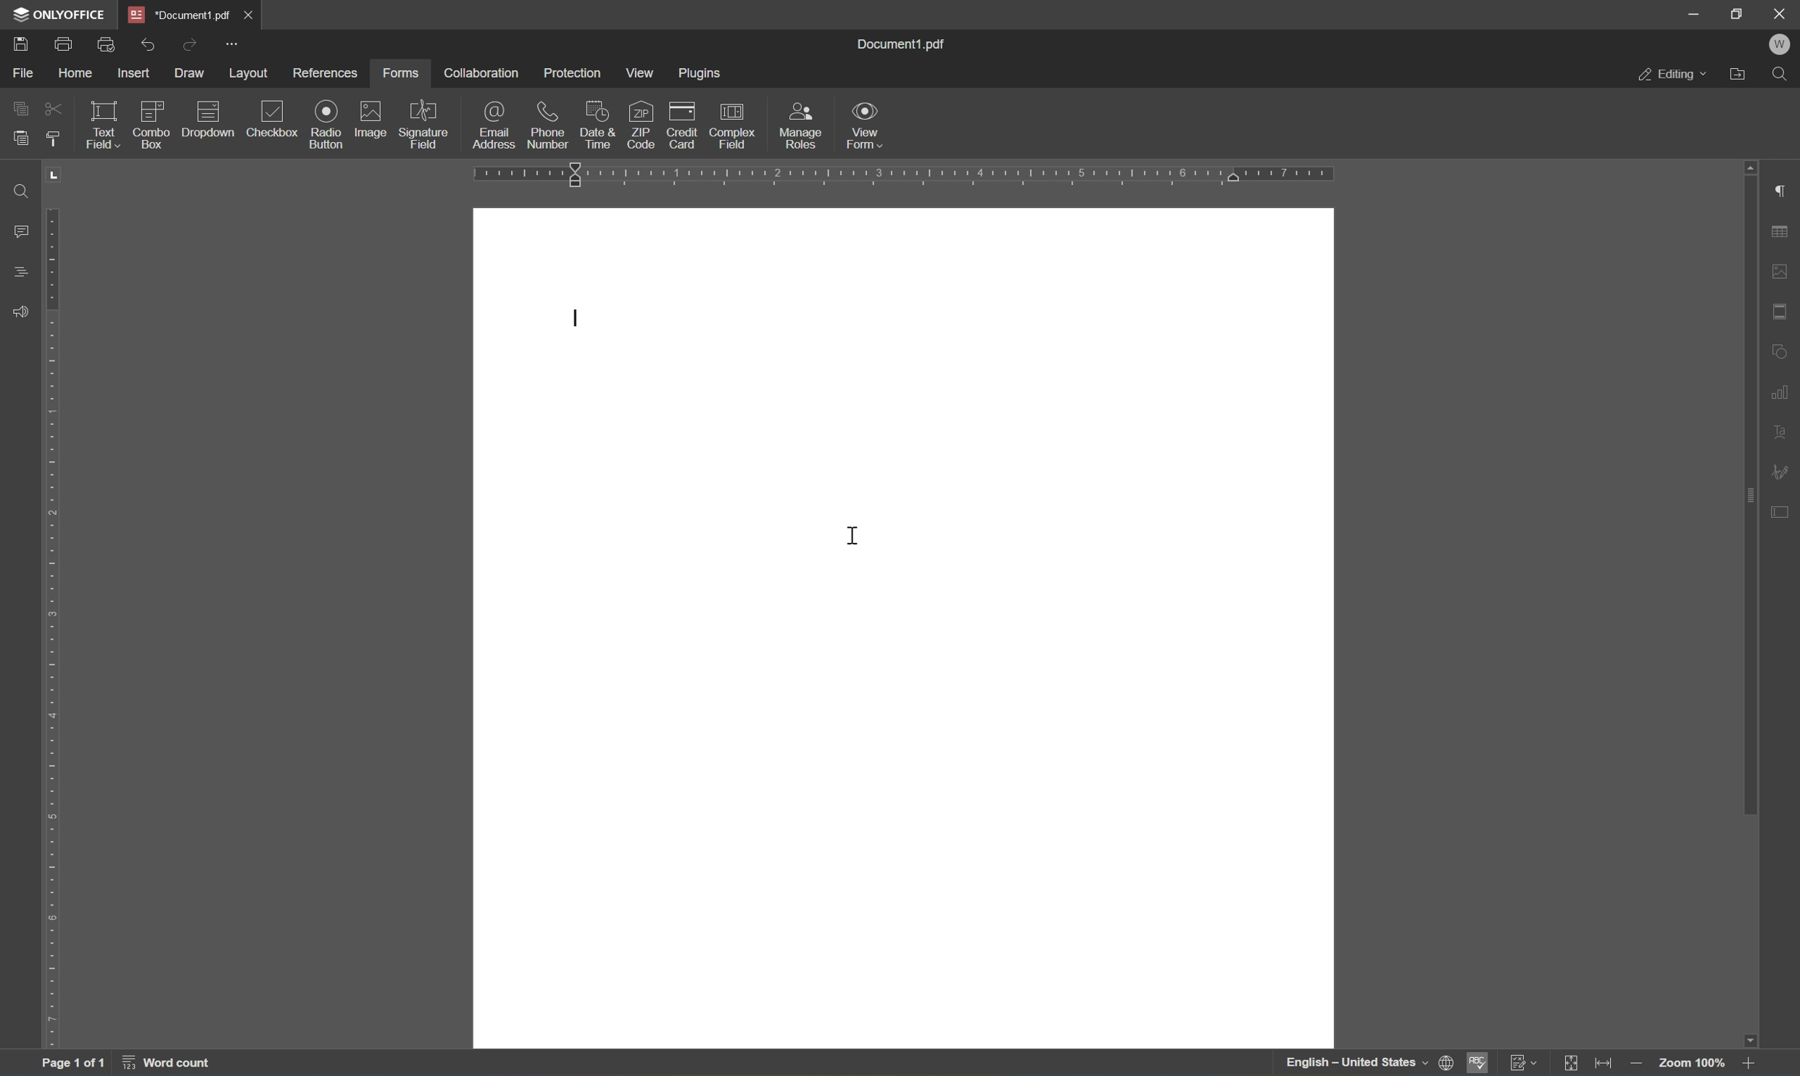 This screenshot has width=1800, height=1076. Describe the element at coordinates (1779, 14) in the screenshot. I see `close` at that location.